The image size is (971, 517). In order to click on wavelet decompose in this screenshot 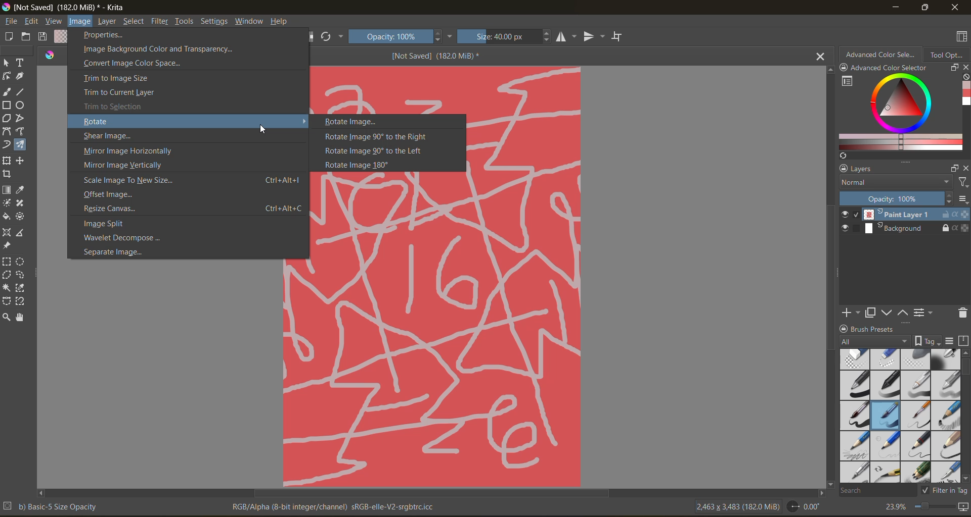, I will do `click(130, 237)`.